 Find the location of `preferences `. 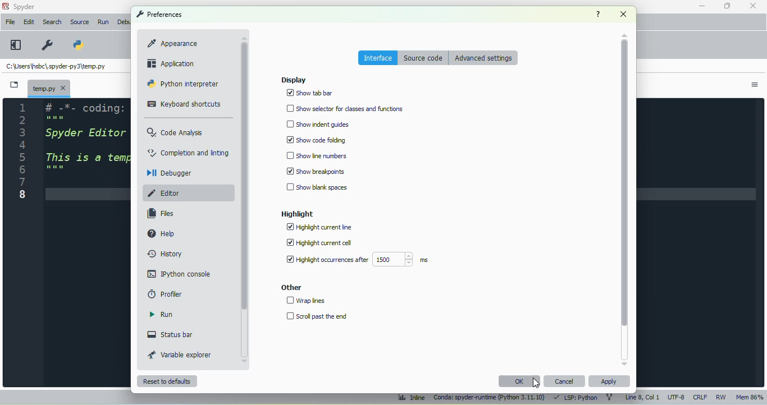

preferences  is located at coordinates (46, 44).